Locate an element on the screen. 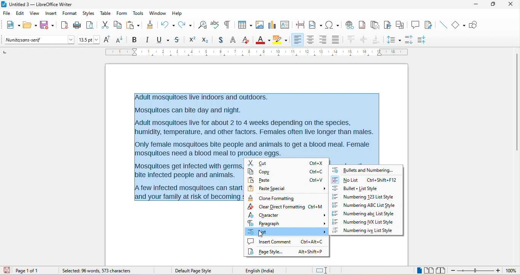  page break is located at coordinates (301, 26).